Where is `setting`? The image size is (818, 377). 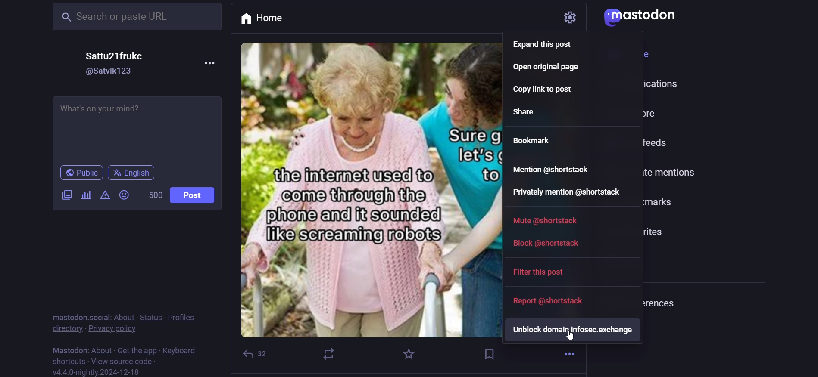
setting is located at coordinates (555, 16).